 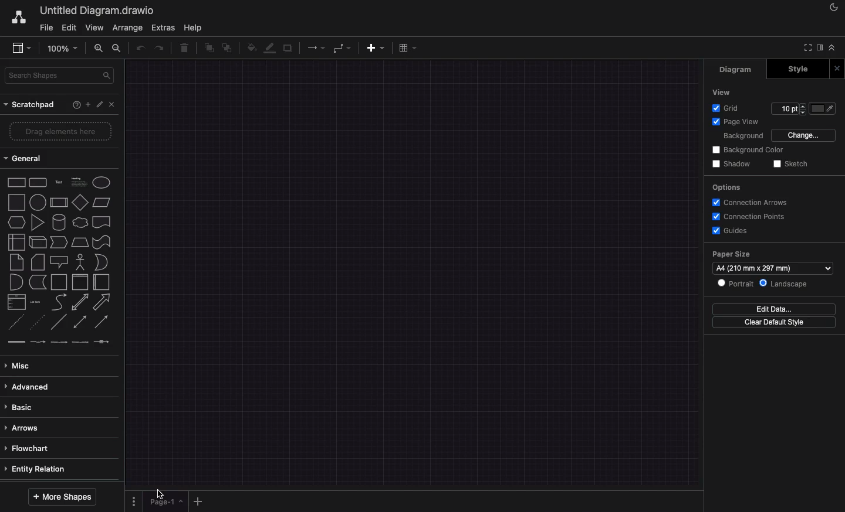 I want to click on entity relation, so click(x=37, y=469).